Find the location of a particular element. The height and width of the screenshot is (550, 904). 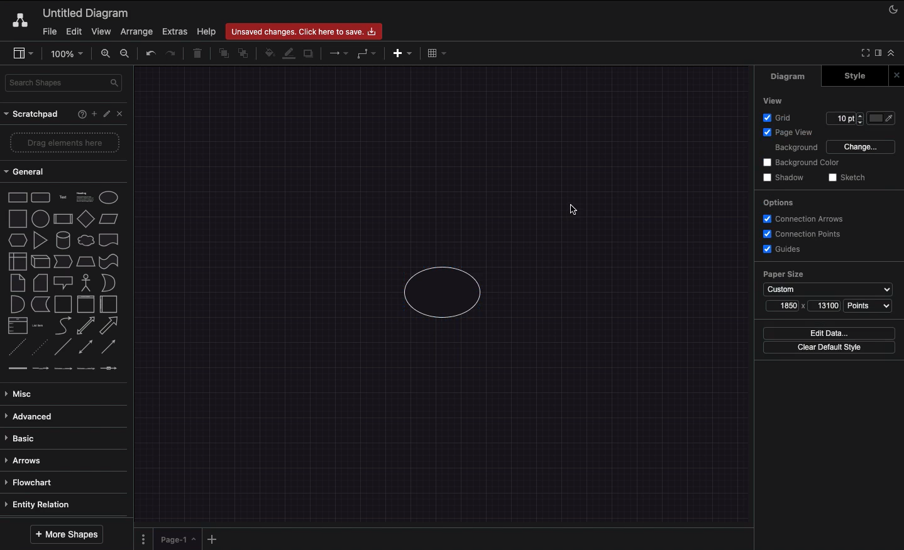

Clear default style is located at coordinates (829, 348).